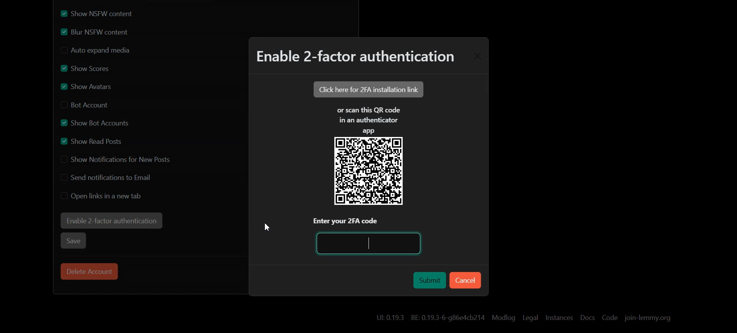  I want to click on Enable Show NSFW content, so click(108, 13).